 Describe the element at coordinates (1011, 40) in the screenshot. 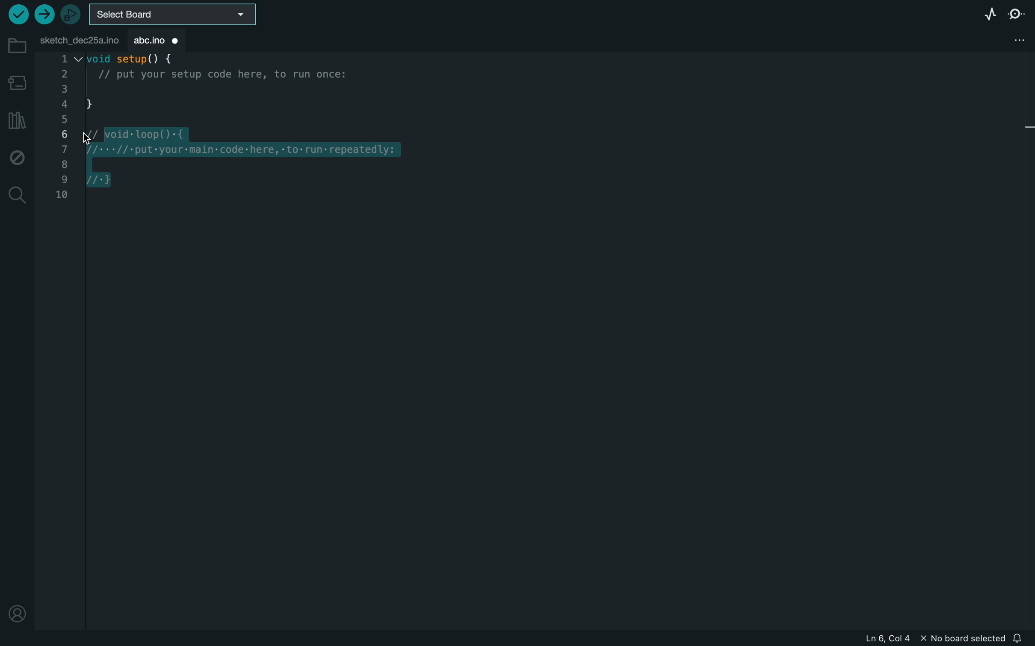

I see `file  settings` at that location.